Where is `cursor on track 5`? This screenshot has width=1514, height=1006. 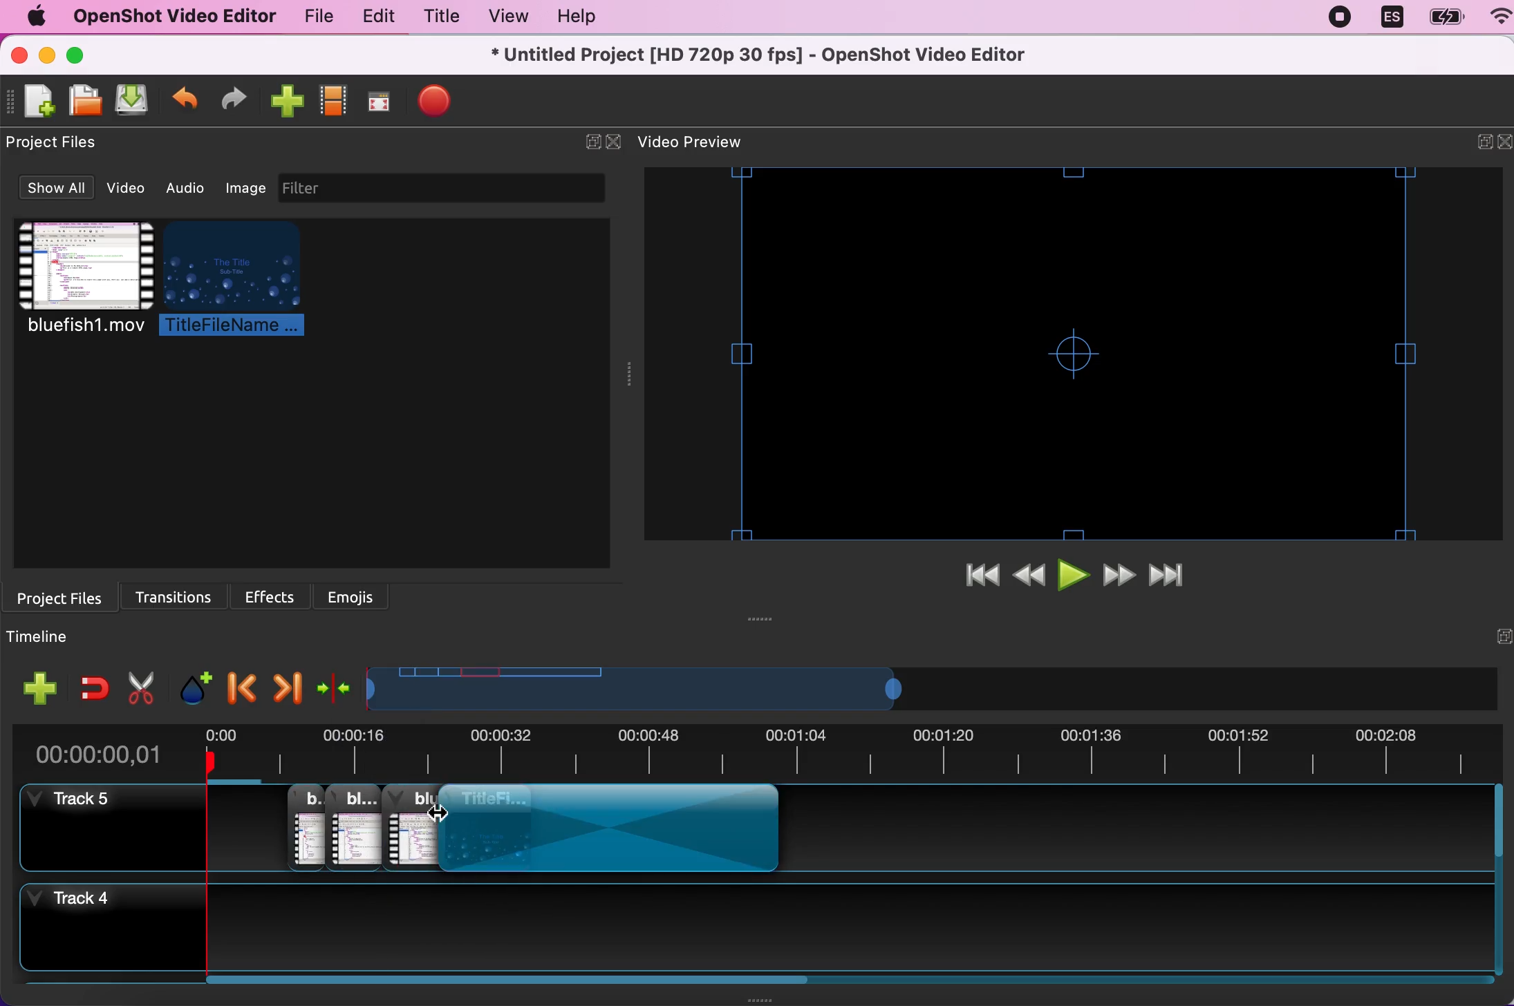 cursor on track 5 is located at coordinates (444, 829).